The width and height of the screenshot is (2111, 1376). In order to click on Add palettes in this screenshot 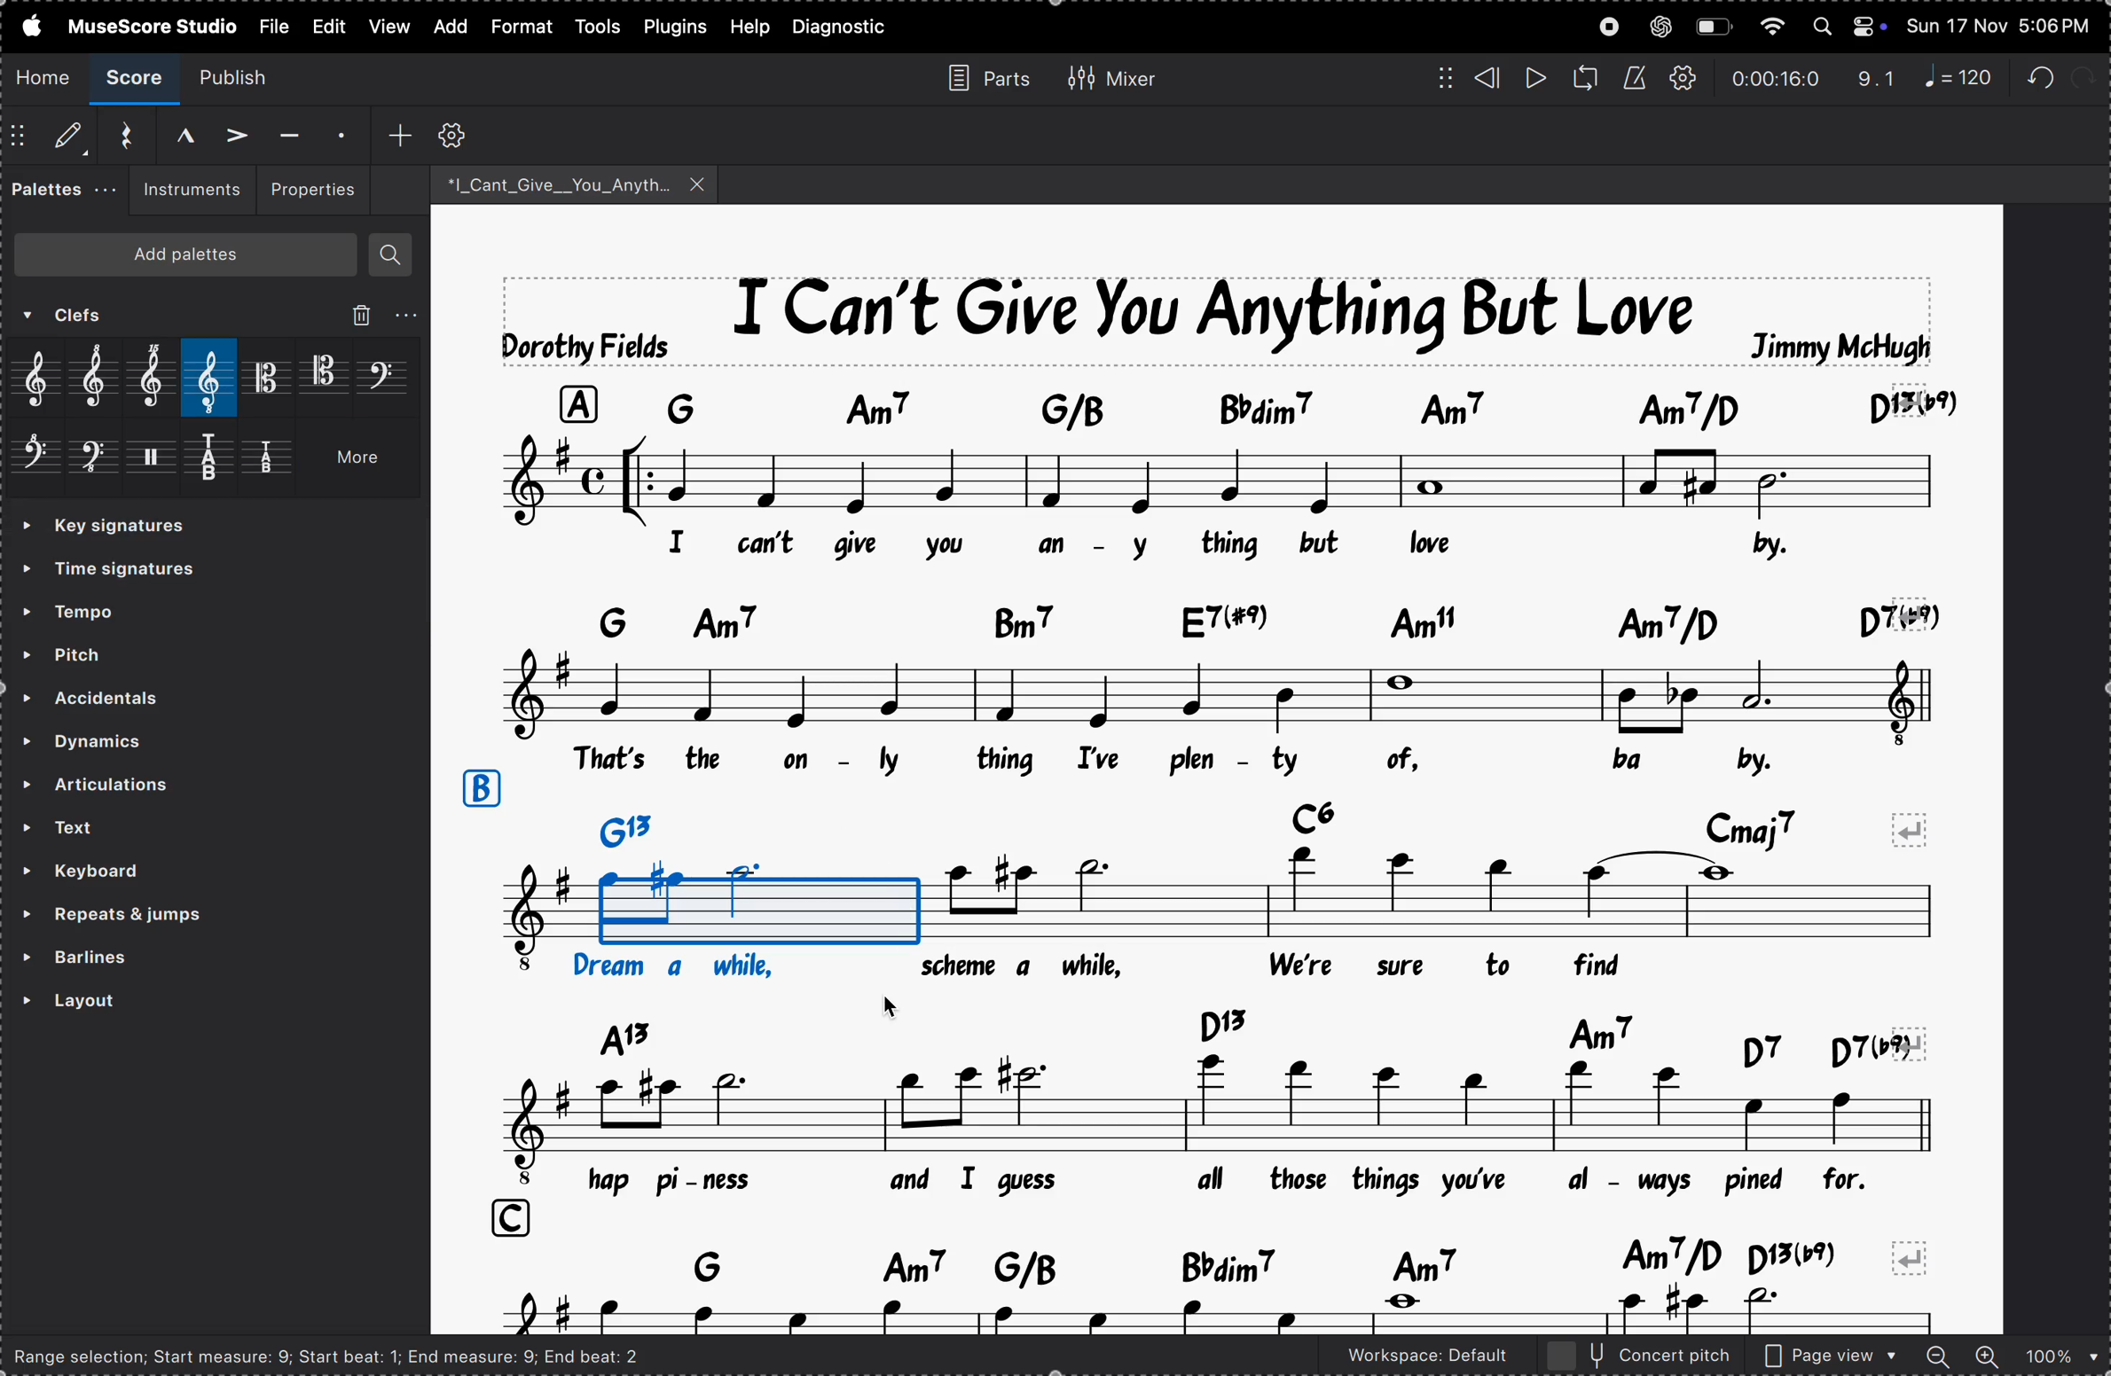, I will do `click(194, 259)`.